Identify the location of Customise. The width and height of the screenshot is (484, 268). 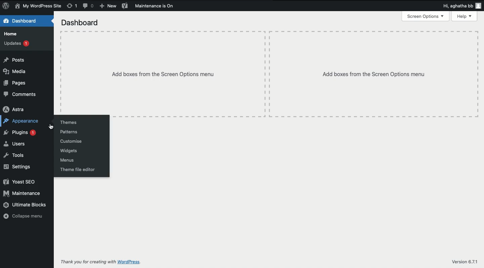
(71, 140).